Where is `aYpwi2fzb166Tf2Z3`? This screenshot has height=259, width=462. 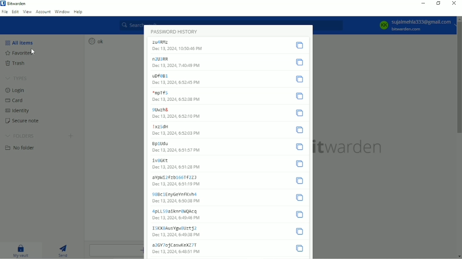 aYpwi2fzb166Tf2Z3 is located at coordinates (173, 177).